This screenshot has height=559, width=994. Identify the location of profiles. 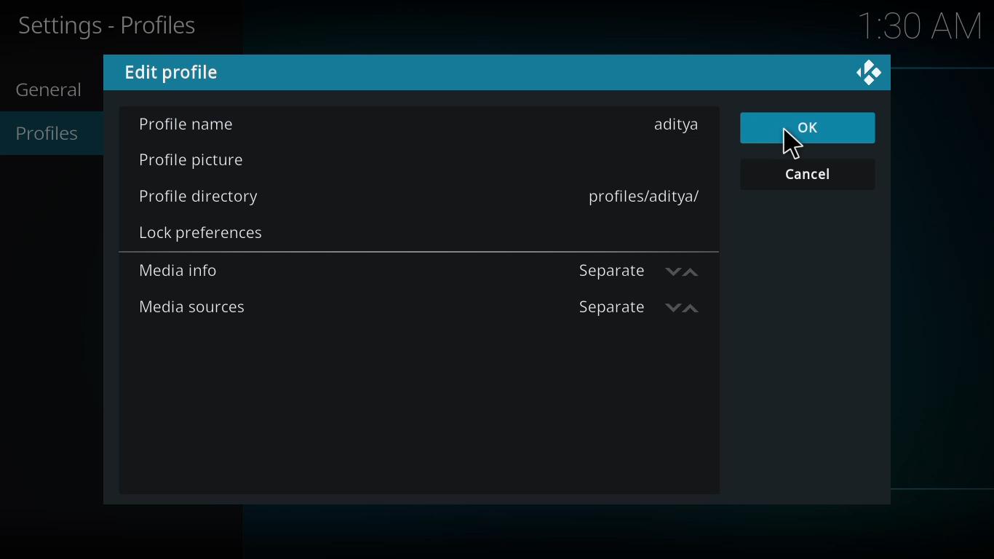
(56, 133).